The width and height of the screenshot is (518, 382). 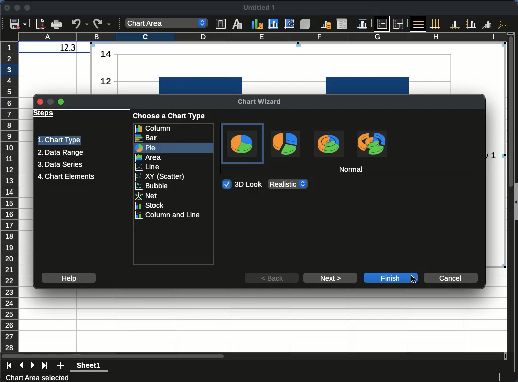 What do you see at coordinates (305, 24) in the screenshot?
I see `3D view` at bounding box center [305, 24].